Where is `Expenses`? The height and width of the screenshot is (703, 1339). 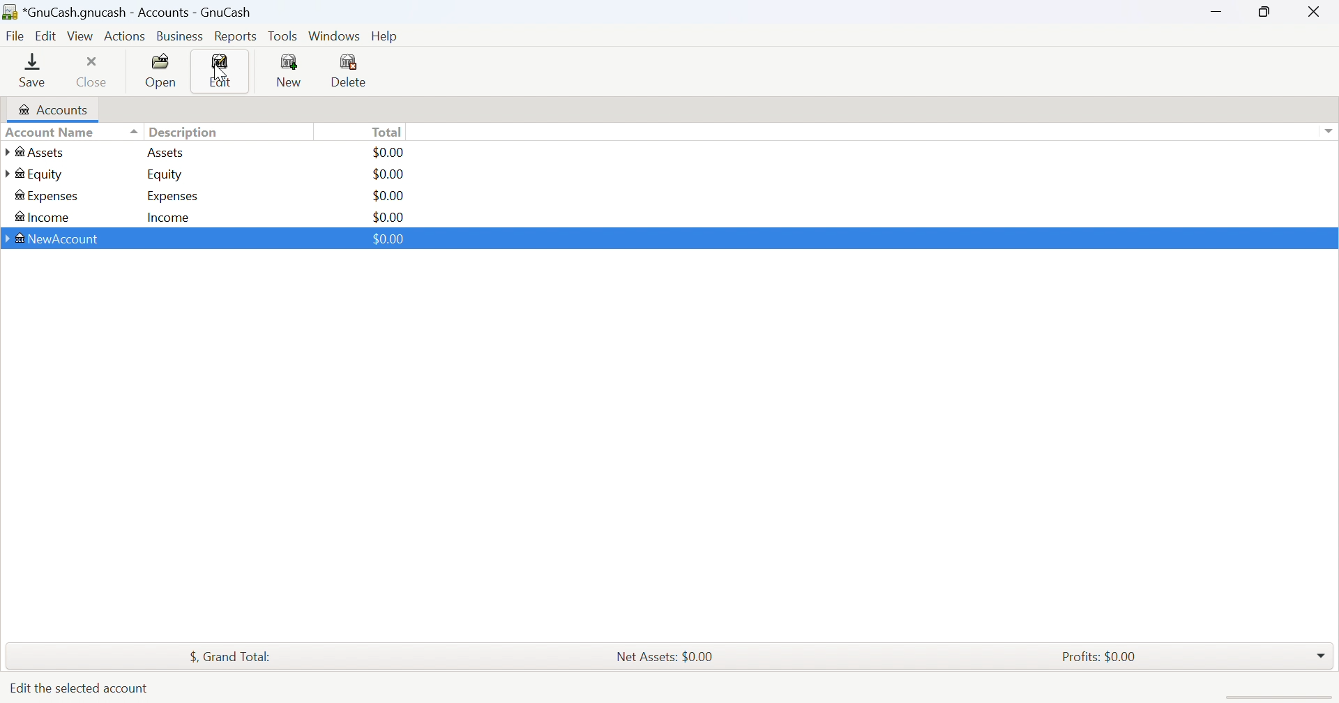
Expenses is located at coordinates (173, 197).